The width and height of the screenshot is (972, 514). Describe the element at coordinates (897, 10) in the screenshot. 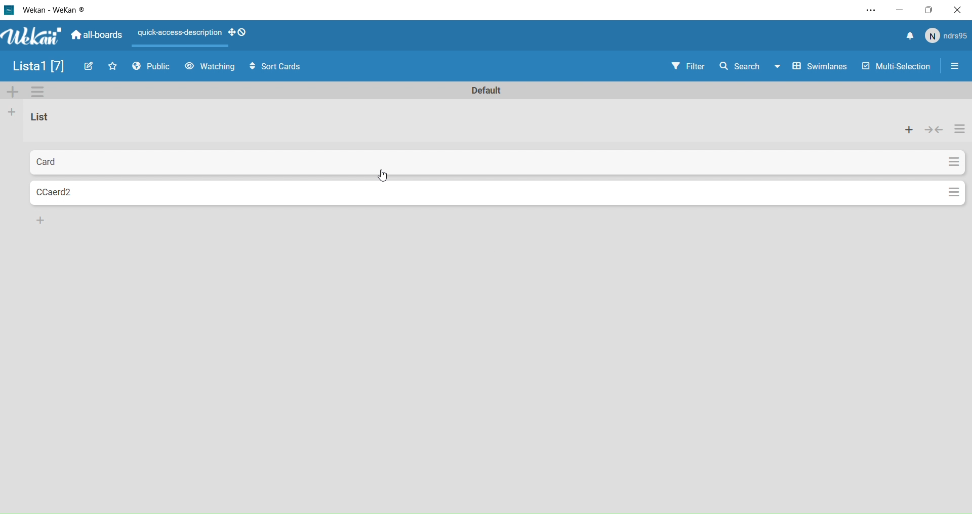

I see `Minimize` at that location.